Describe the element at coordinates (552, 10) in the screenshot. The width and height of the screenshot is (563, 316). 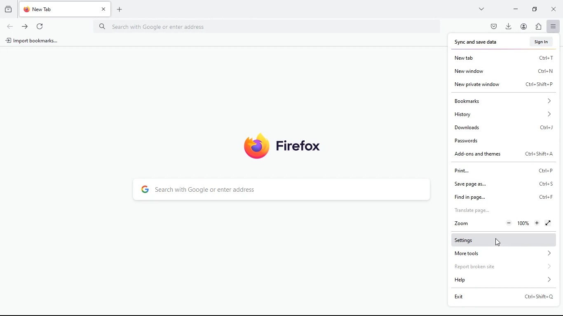
I see `close` at that location.